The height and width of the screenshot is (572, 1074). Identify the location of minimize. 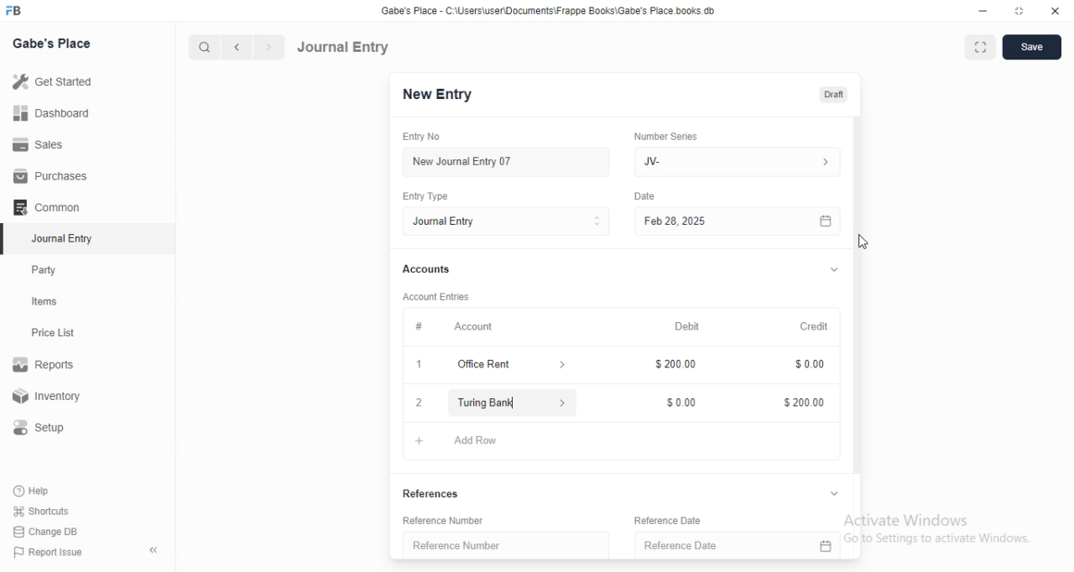
(982, 10).